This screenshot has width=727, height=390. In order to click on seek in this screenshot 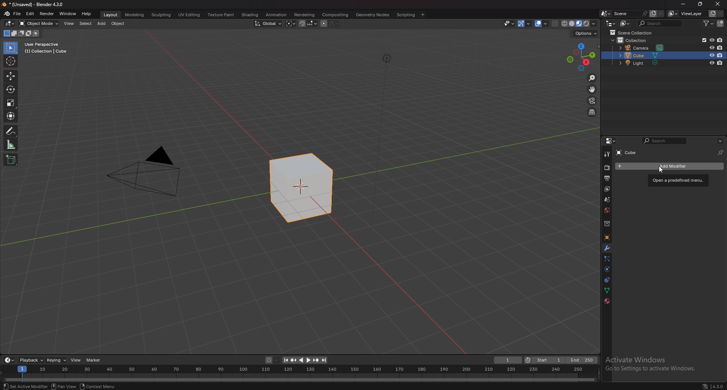, I will do `click(301, 374)`.